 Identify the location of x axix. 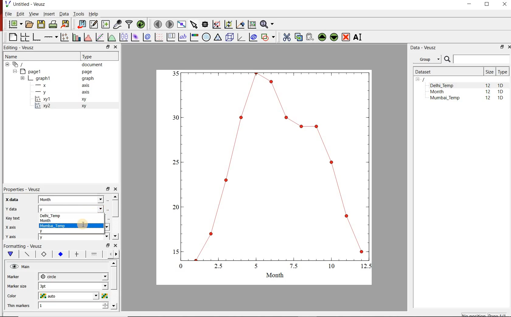
(9, 227).